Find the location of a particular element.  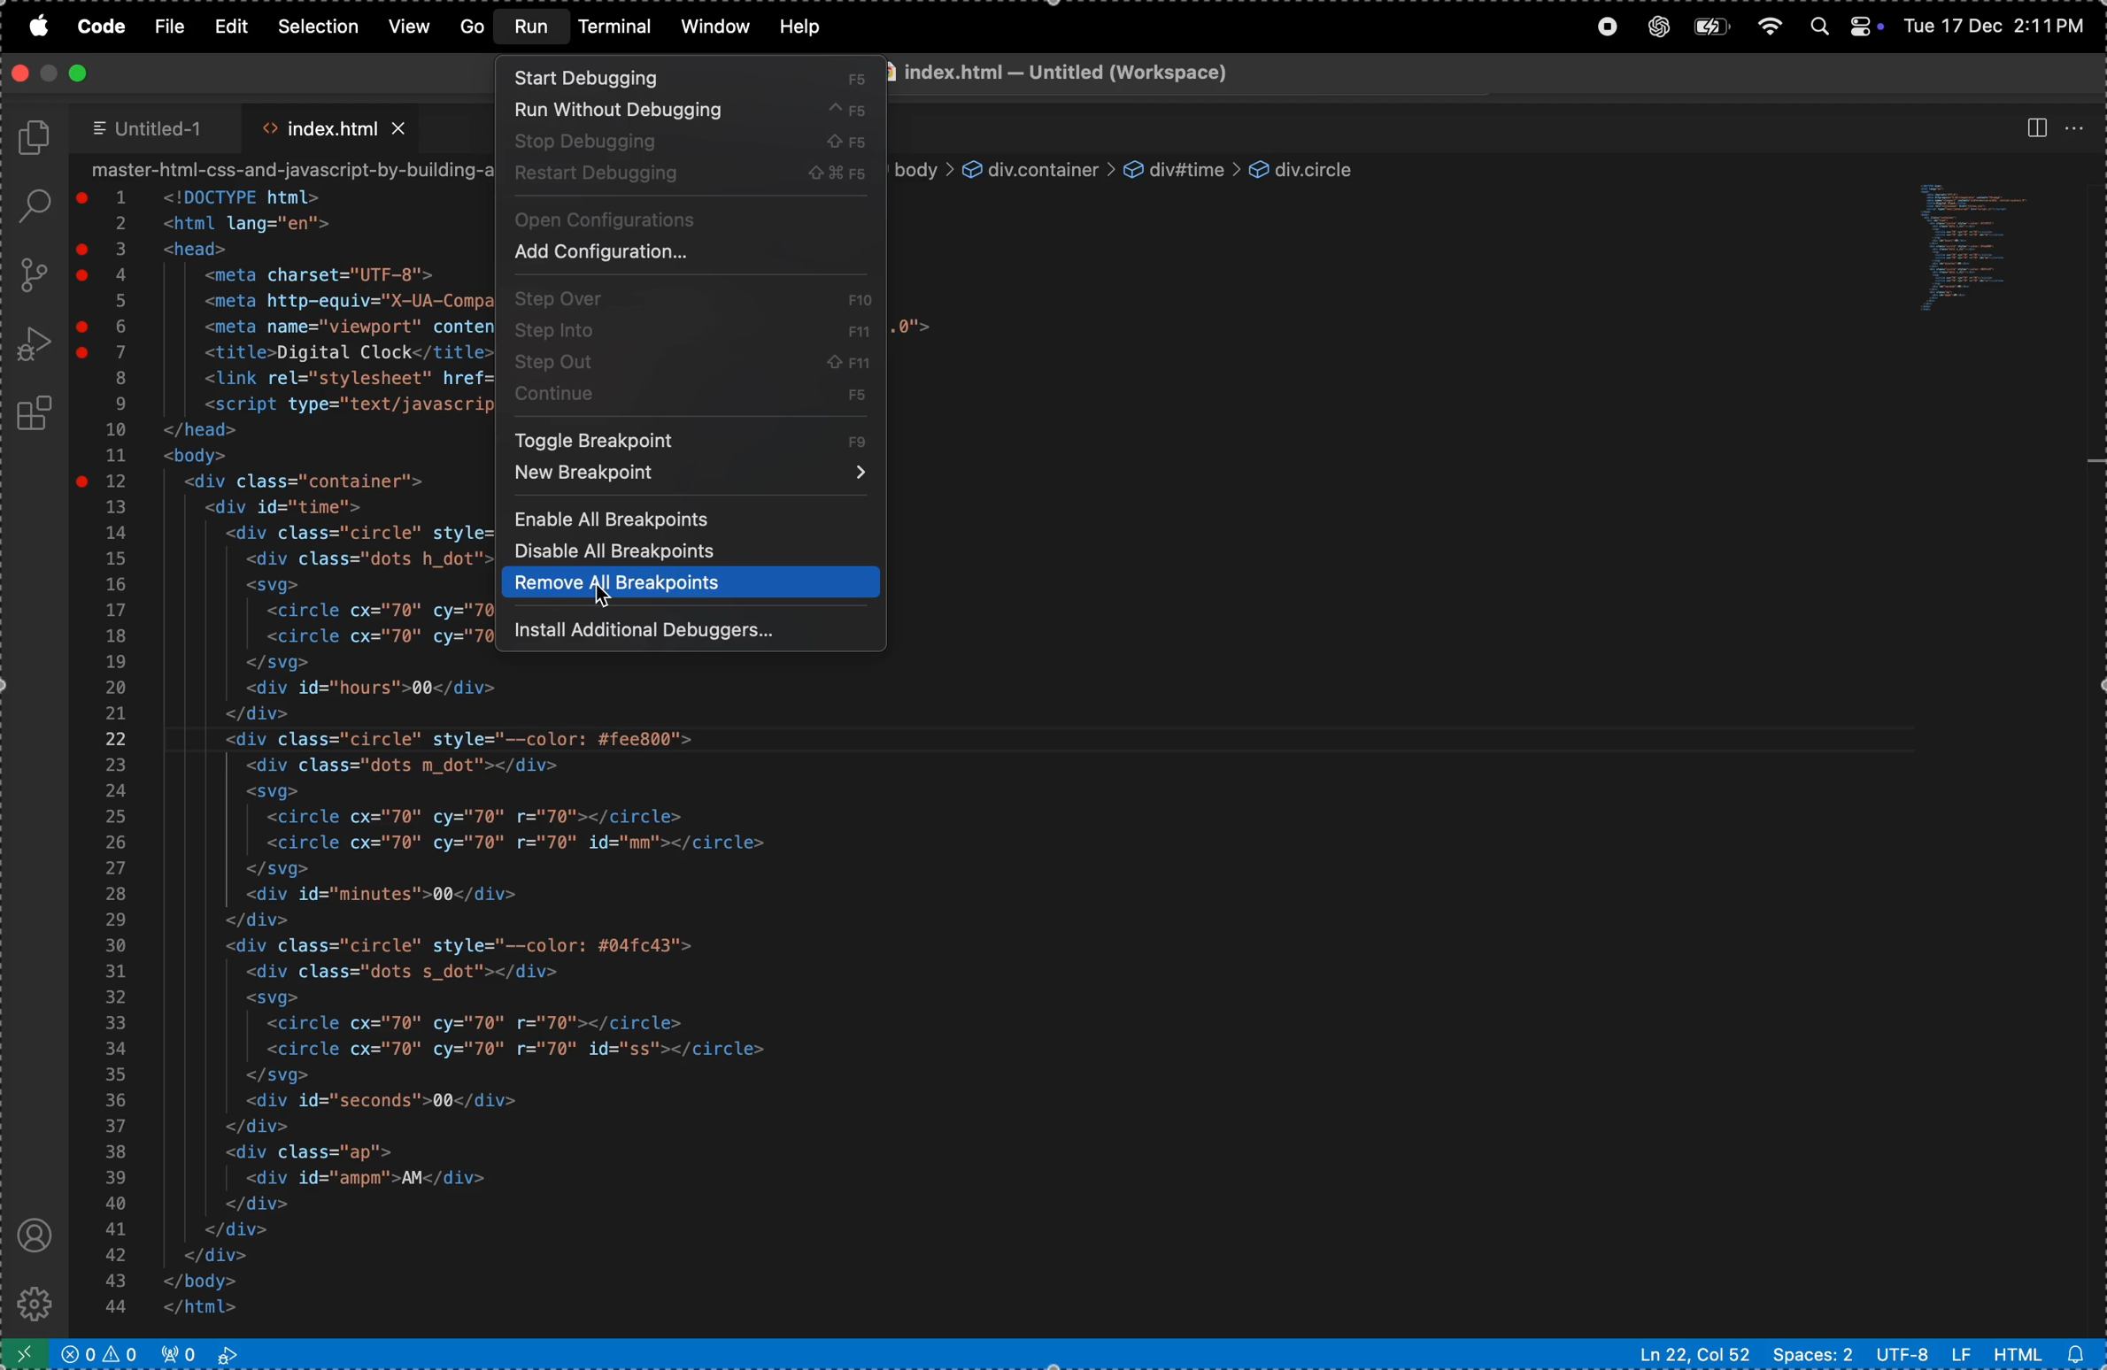

html is located at coordinates (2042, 1355).